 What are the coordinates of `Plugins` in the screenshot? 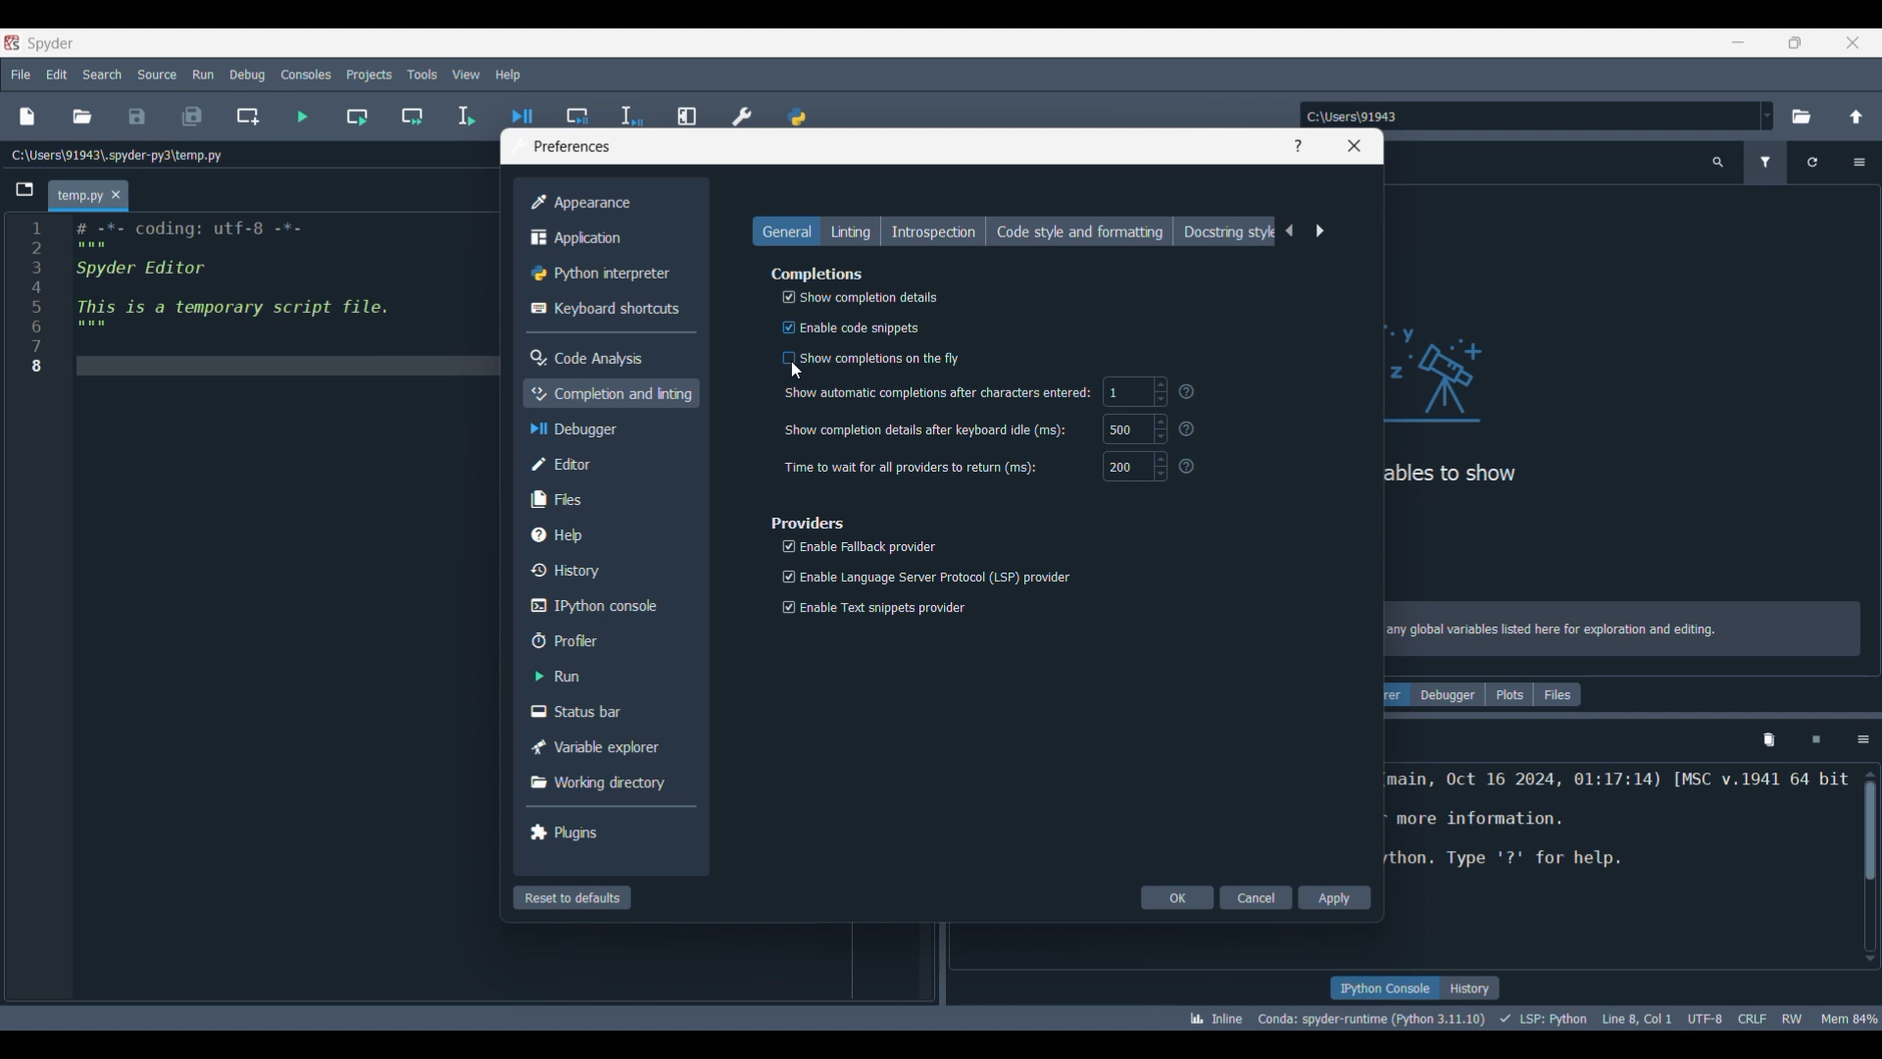 It's located at (606, 832).